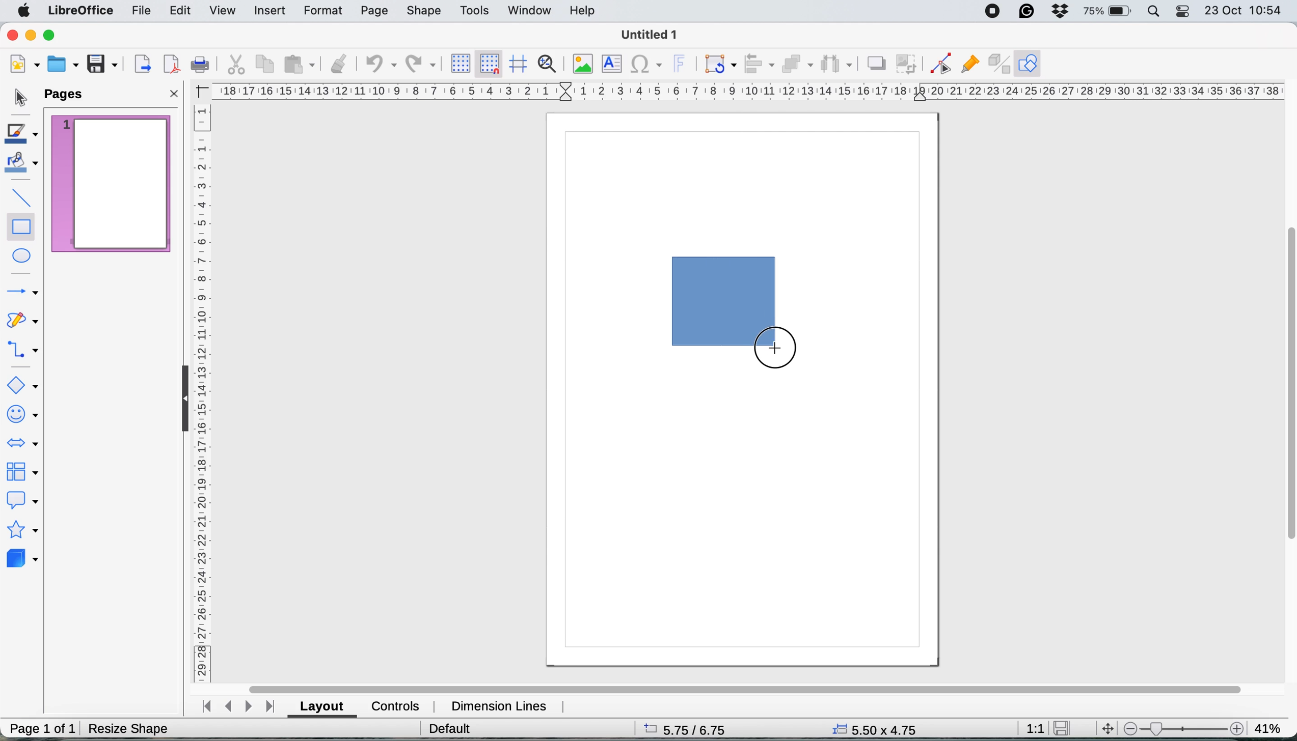 Image resolution: width=1297 pixels, height=741 pixels. I want to click on edit, so click(182, 12).